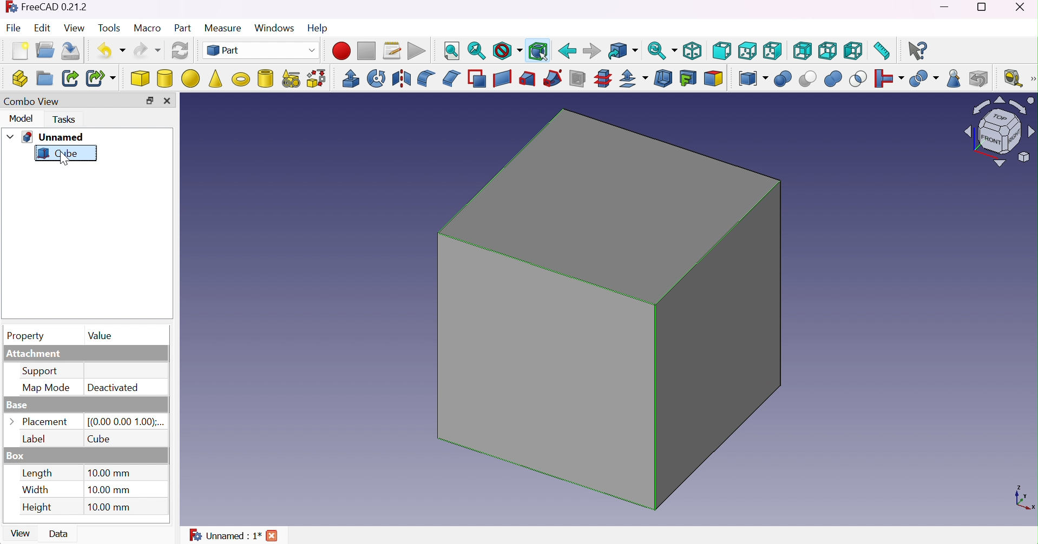 The image size is (1038, 544). I want to click on Value, so click(100, 335).